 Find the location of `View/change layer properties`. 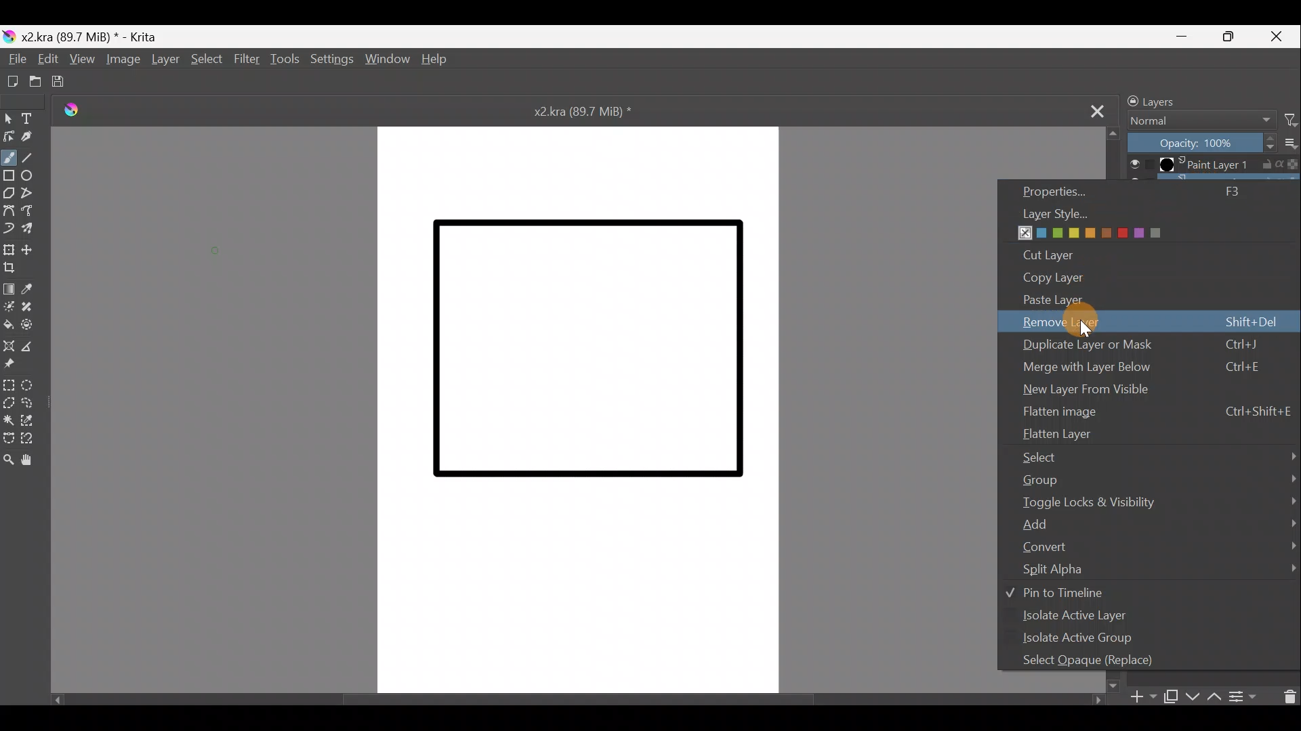

View/change layer properties is located at coordinates (1243, 696).